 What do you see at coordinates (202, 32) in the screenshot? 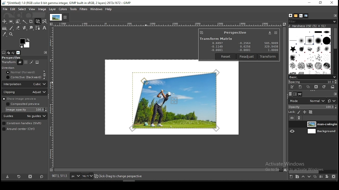
I see `logo` at bounding box center [202, 32].